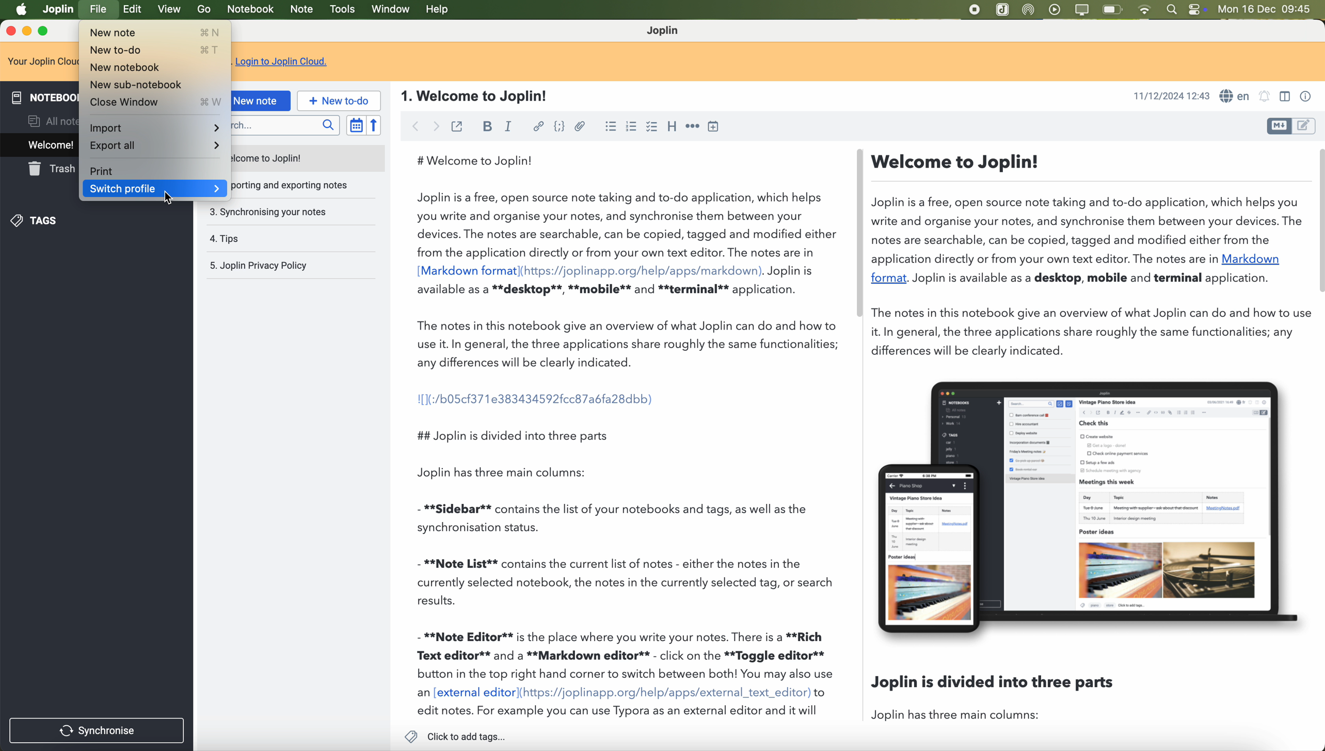 The image size is (1325, 751). Describe the element at coordinates (1316, 222) in the screenshot. I see `scroll bar` at that location.